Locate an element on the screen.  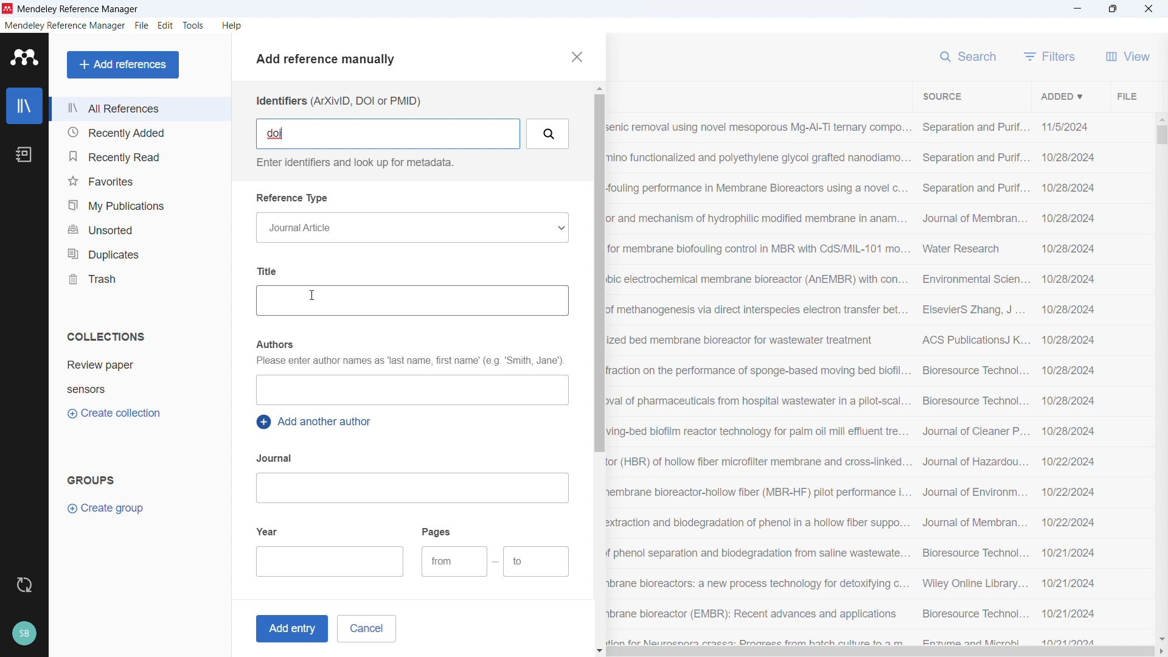
Identifier added is located at coordinates (277, 134).